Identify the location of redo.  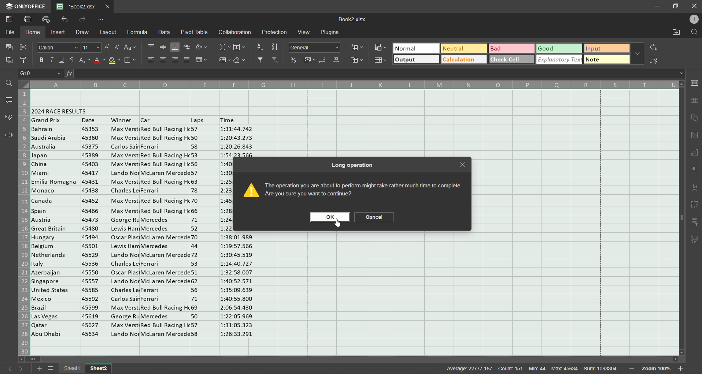
(81, 20).